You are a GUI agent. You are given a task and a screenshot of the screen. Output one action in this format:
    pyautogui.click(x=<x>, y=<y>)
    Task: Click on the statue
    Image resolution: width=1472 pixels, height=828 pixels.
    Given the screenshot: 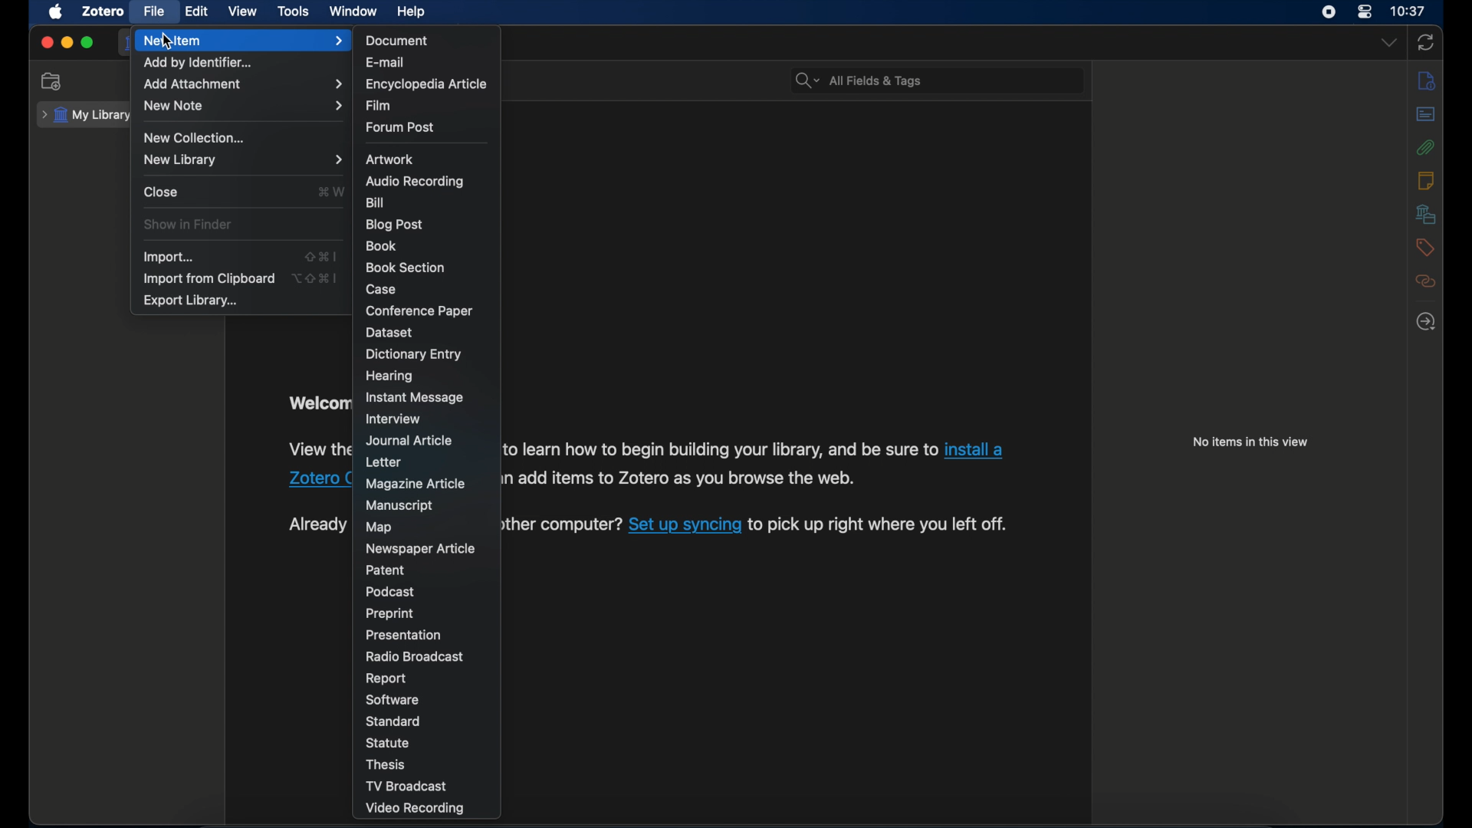 What is the action you would take?
    pyautogui.click(x=388, y=742)
    